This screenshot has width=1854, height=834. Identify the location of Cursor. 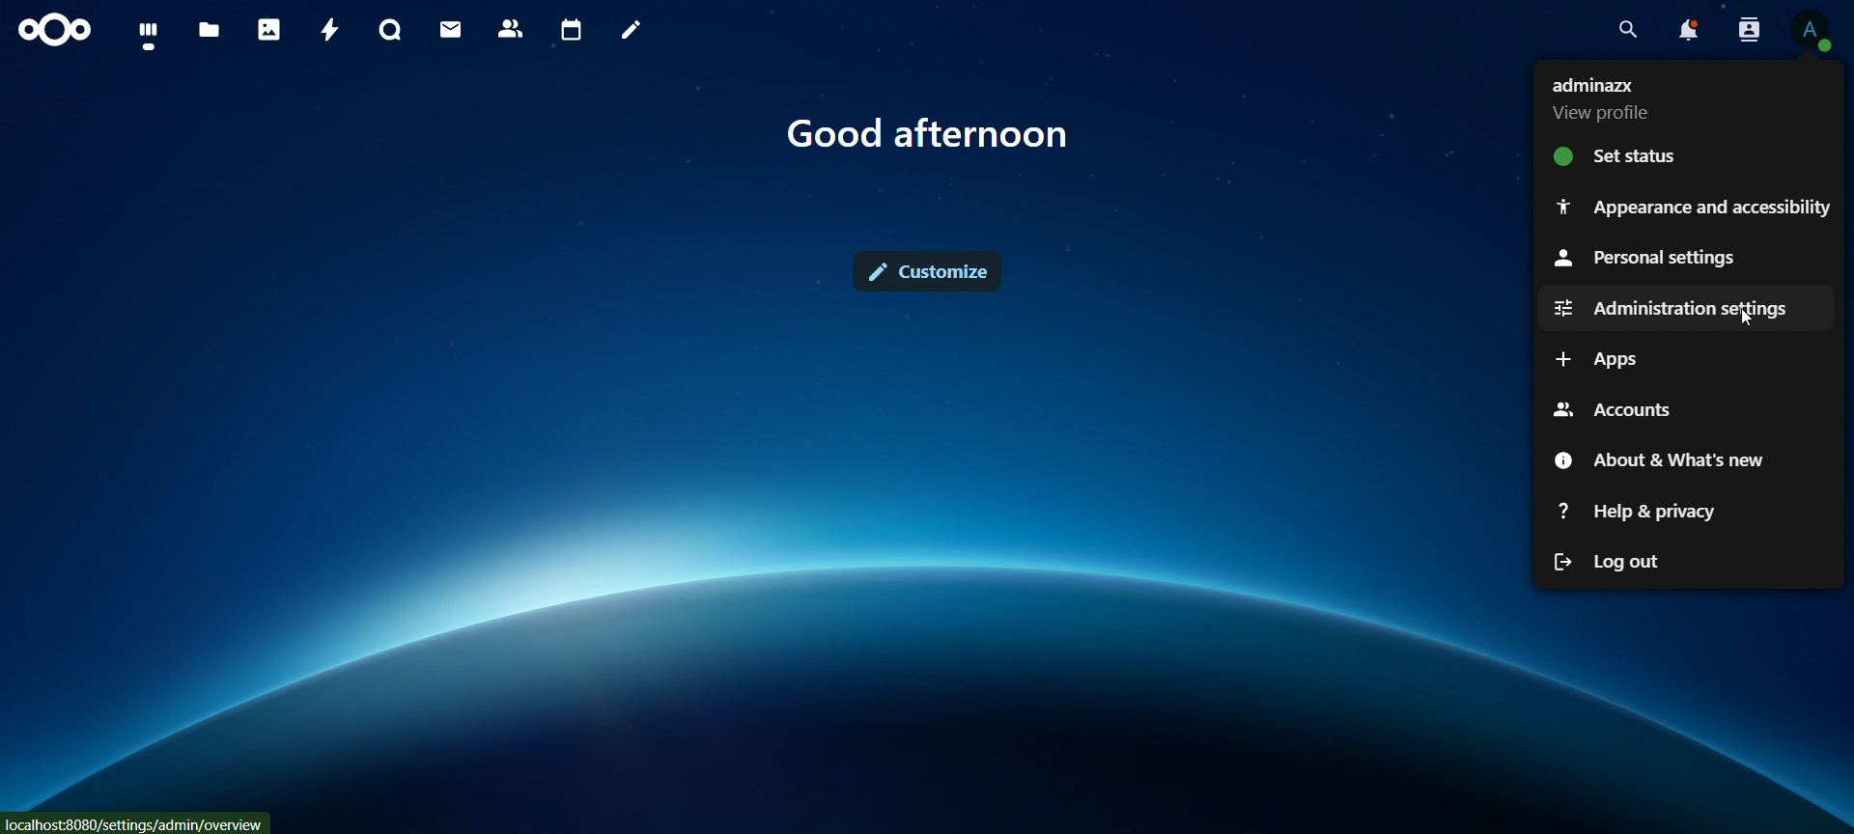
(1755, 320).